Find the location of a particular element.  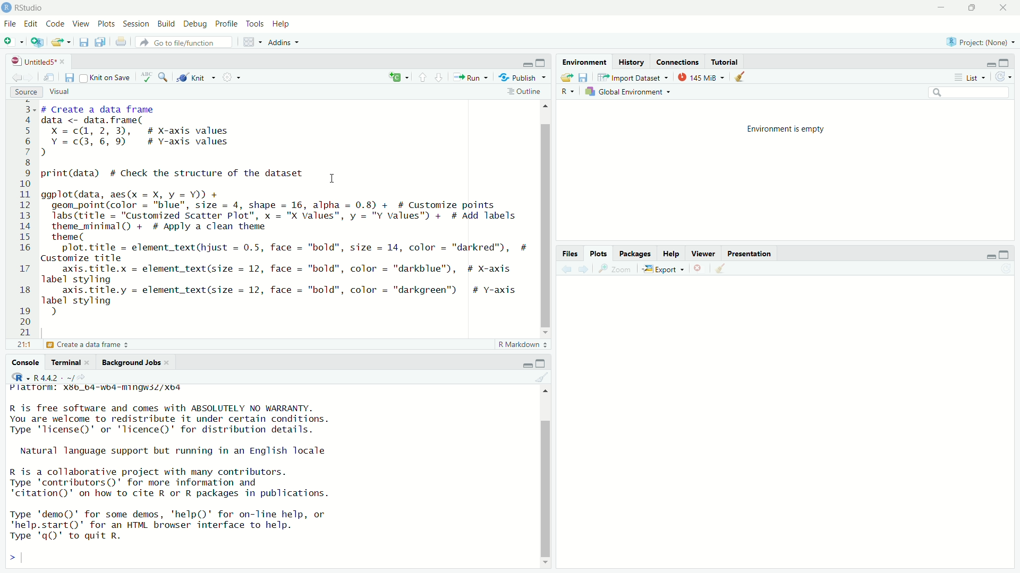

Go to file/function is located at coordinates (183, 42).